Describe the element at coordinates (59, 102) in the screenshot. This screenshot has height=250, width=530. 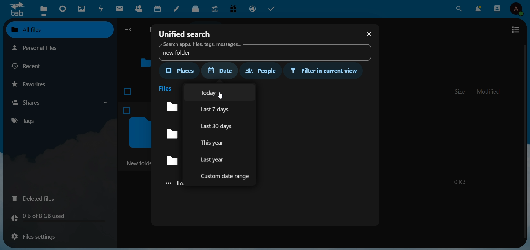
I see `shares` at that location.